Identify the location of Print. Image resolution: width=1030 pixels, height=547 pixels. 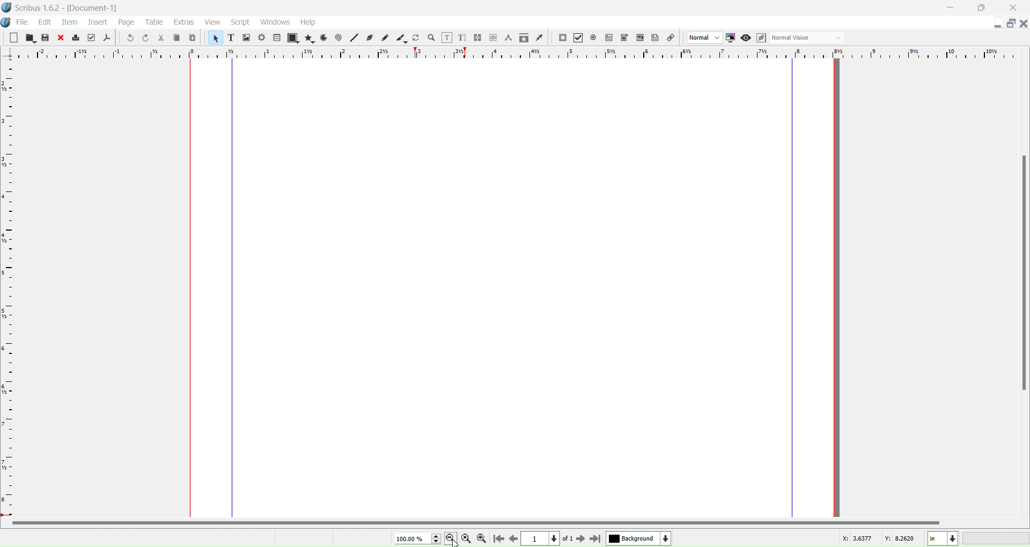
(75, 38).